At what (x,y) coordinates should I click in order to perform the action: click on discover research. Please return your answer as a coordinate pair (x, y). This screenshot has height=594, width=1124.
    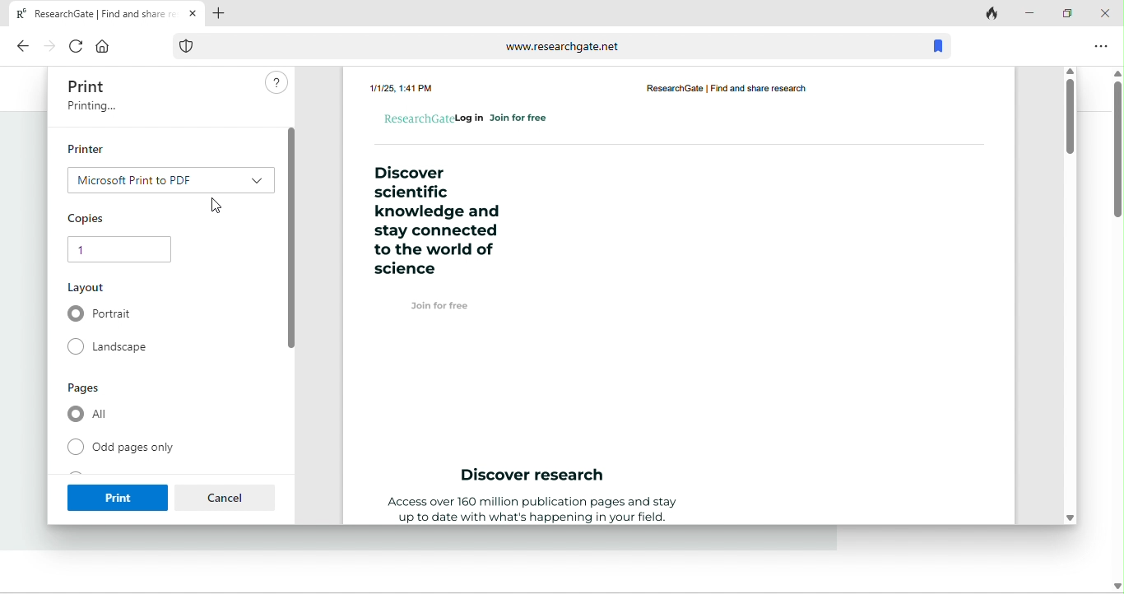
    Looking at the image, I should click on (535, 476).